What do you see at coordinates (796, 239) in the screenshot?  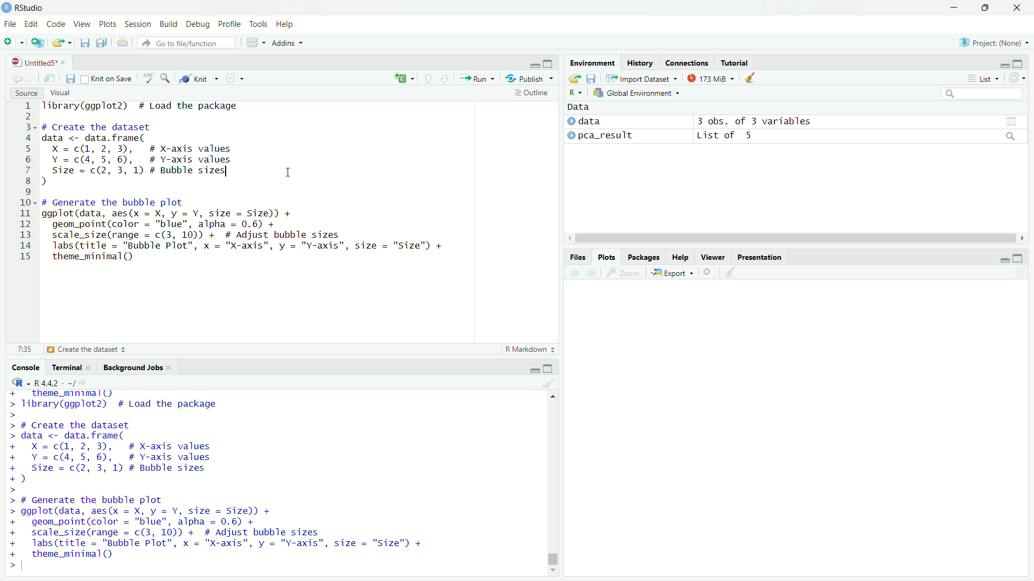 I see `horizontal scrollbar` at bounding box center [796, 239].